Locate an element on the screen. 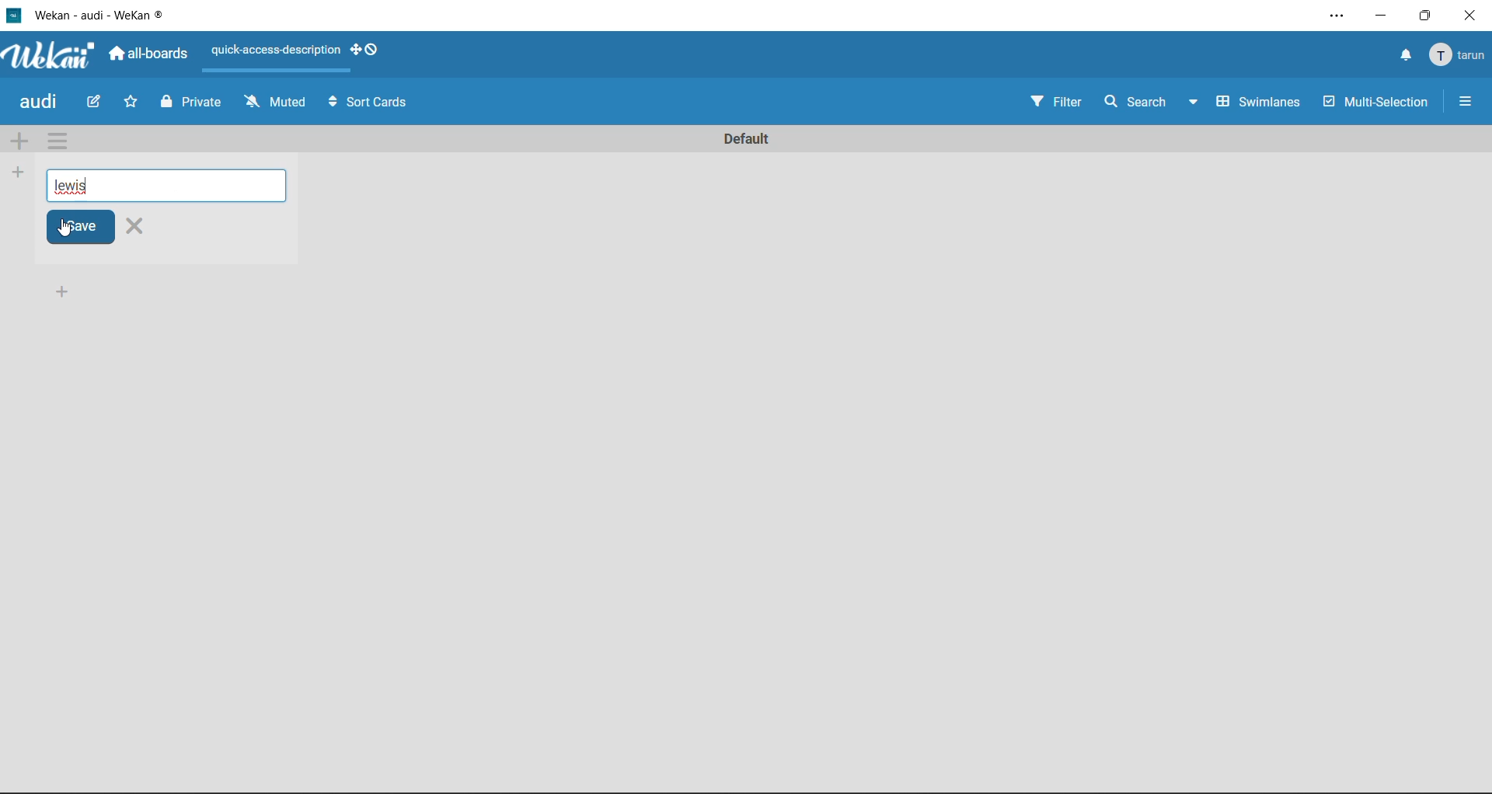 The width and height of the screenshot is (1492, 794). filter is located at coordinates (1052, 102).